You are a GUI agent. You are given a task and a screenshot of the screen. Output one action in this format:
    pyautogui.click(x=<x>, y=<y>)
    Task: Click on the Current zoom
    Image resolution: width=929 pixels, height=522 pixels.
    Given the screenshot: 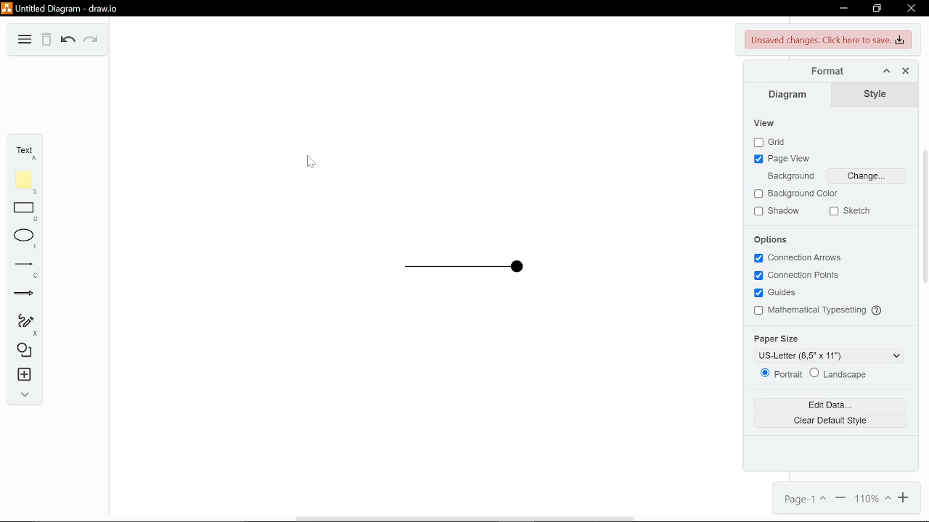 What is the action you would take?
    pyautogui.click(x=875, y=499)
    